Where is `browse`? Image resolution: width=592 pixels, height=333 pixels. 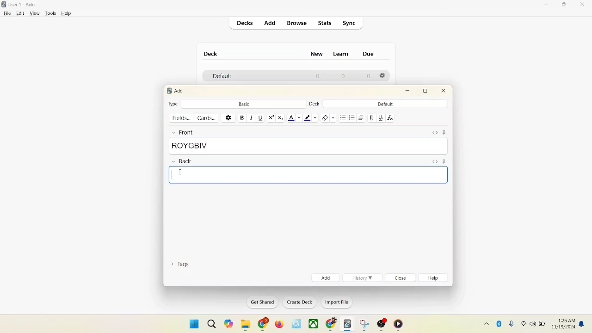
browse is located at coordinates (298, 24).